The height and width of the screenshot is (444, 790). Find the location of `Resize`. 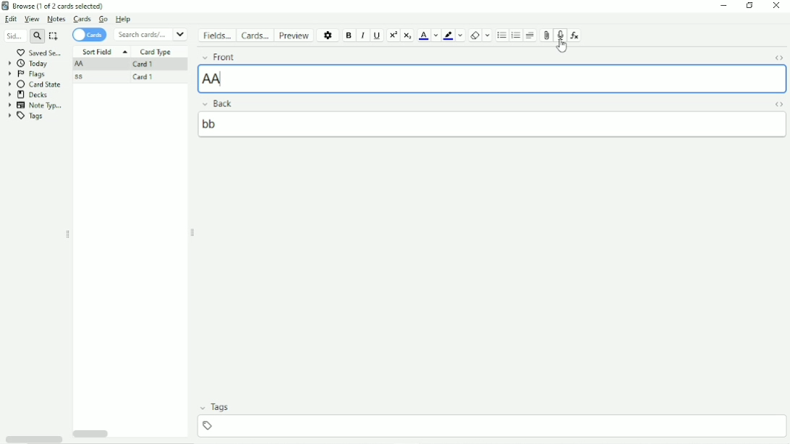

Resize is located at coordinates (193, 233).